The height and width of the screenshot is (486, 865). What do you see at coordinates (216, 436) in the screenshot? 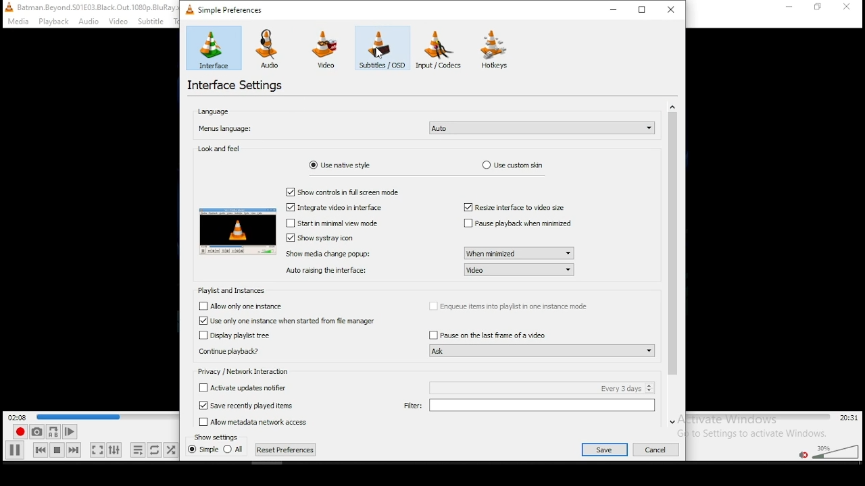
I see `` at bounding box center [216, 436].